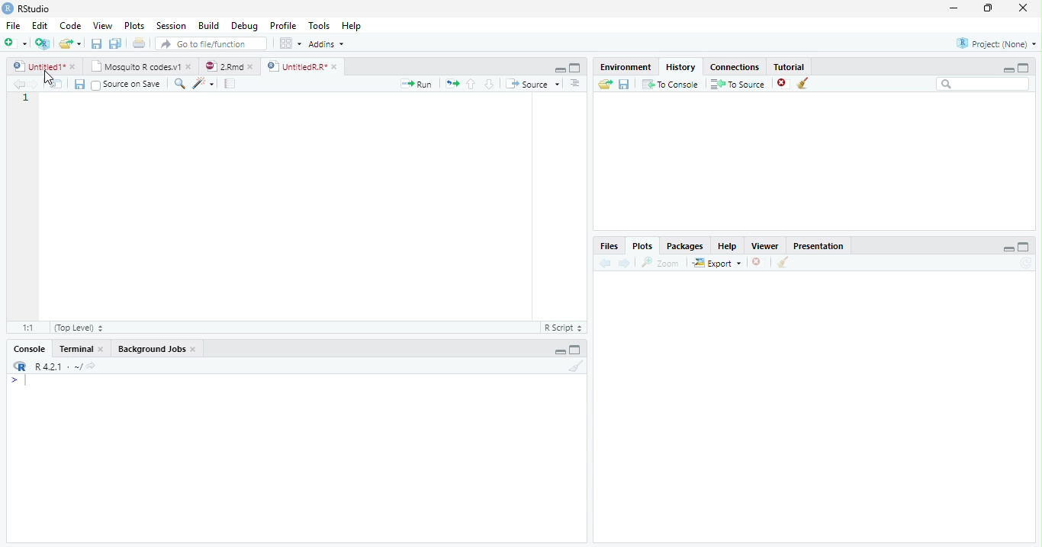 The height and width of the screenshot is (547, 1042). What do you see at coordinates (1008, 69) in the screenshot?
I see `Minimize` at bounding box center [1008, 69].